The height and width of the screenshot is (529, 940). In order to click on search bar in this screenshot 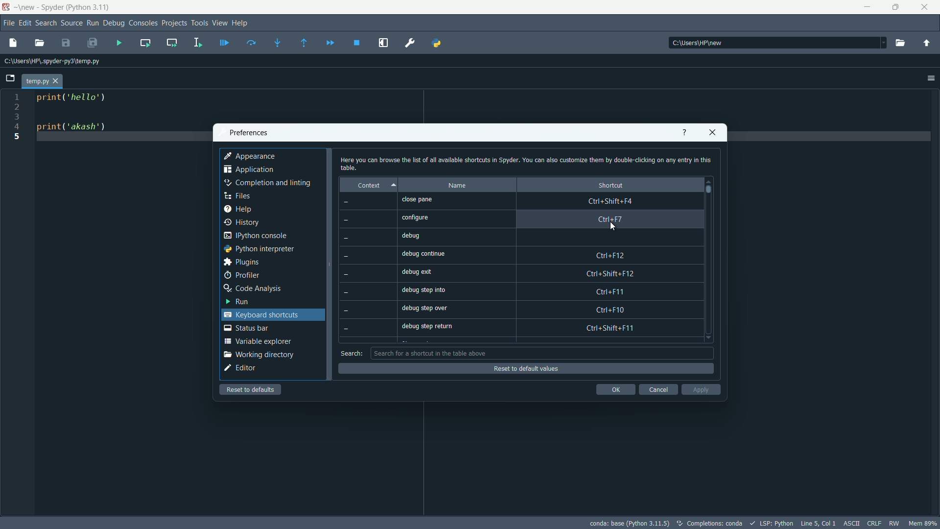, I will do `click(542, 353)`.